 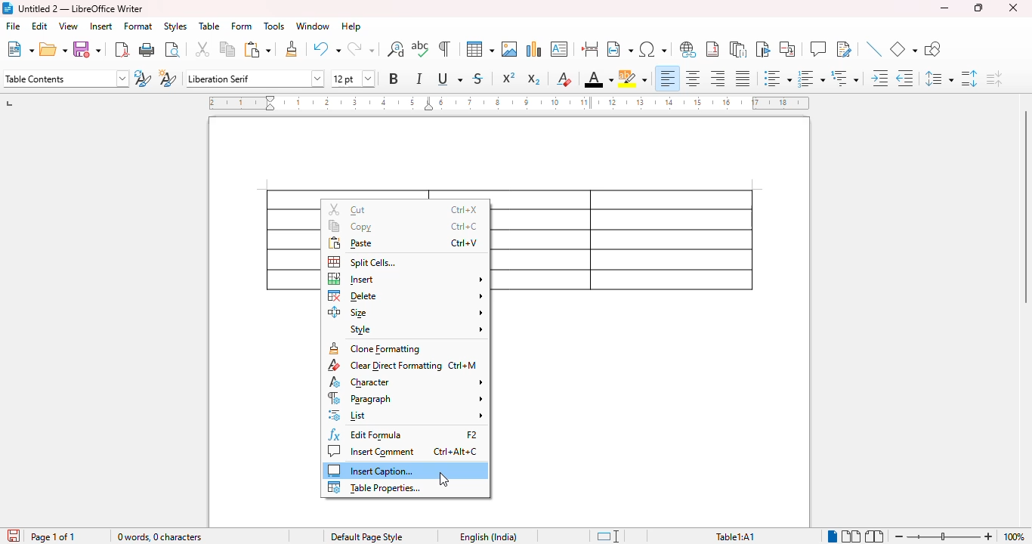 I want to click on word and character count, so click(x=160, y=536).